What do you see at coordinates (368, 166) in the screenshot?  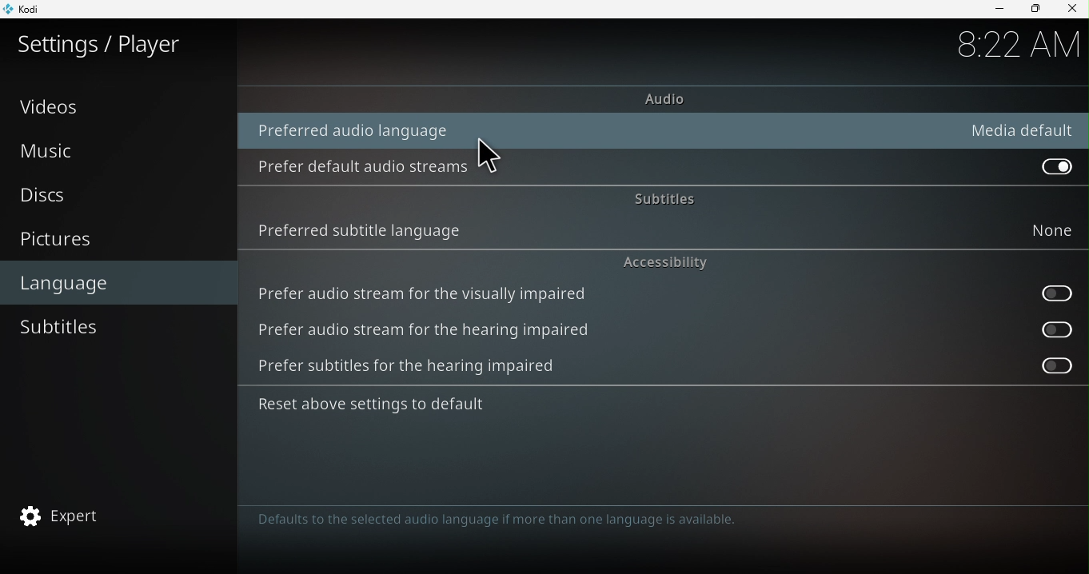 I see `Prefer default audio streams` at bounding box center [368, 166].